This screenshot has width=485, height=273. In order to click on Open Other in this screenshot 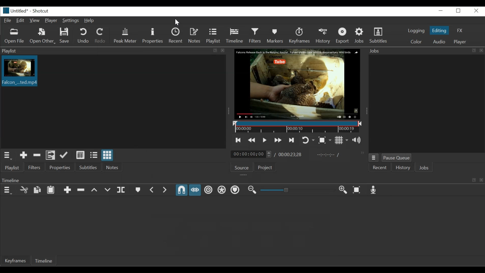, I will do `click(43, 36)`.